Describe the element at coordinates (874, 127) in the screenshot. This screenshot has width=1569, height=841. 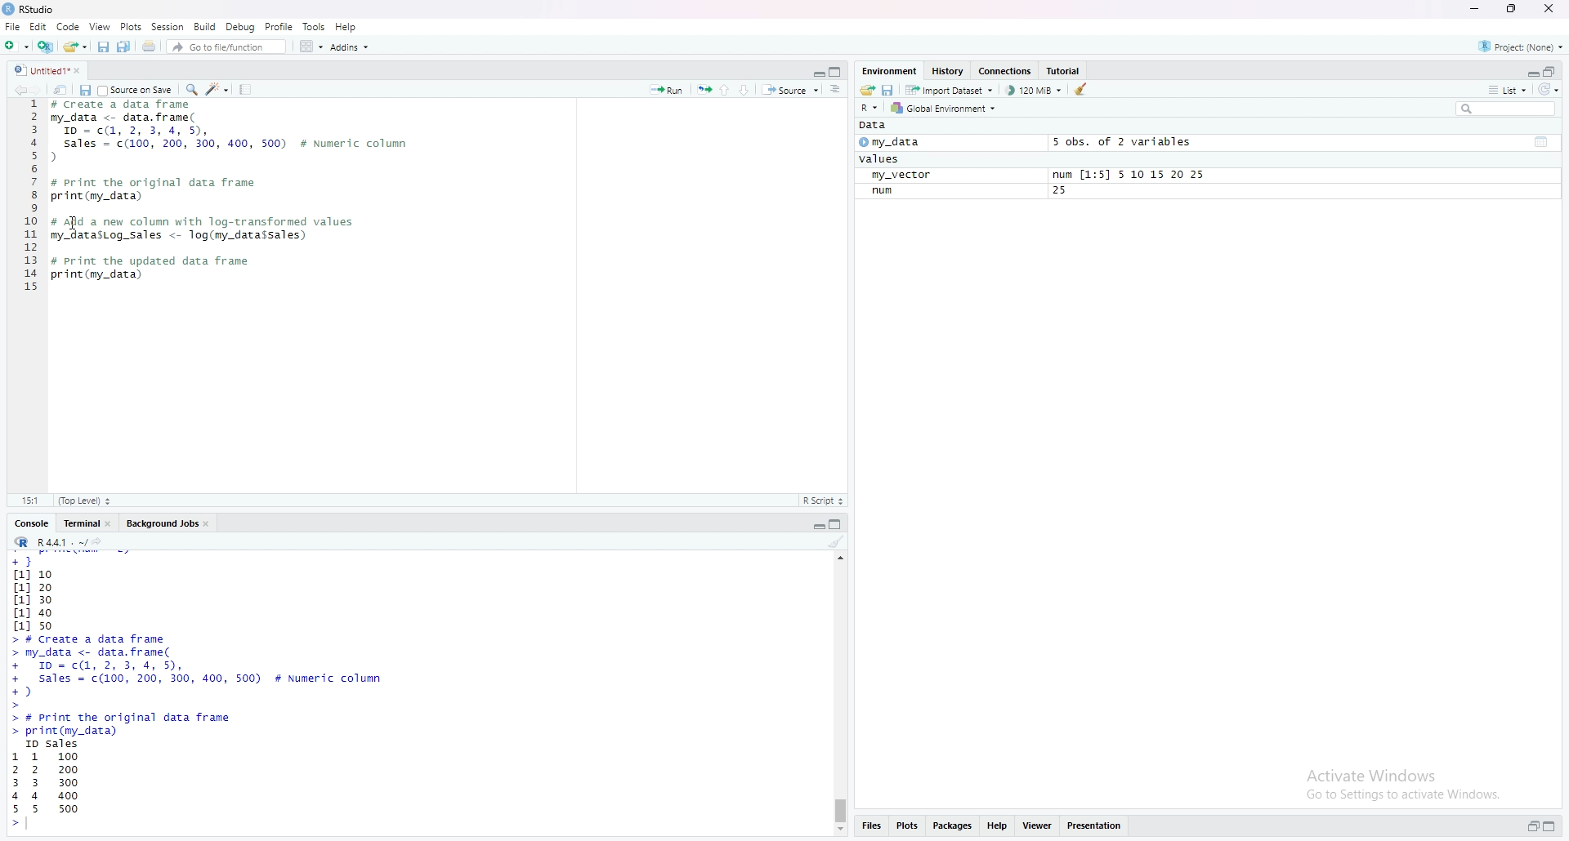
I see `Data` at that location.